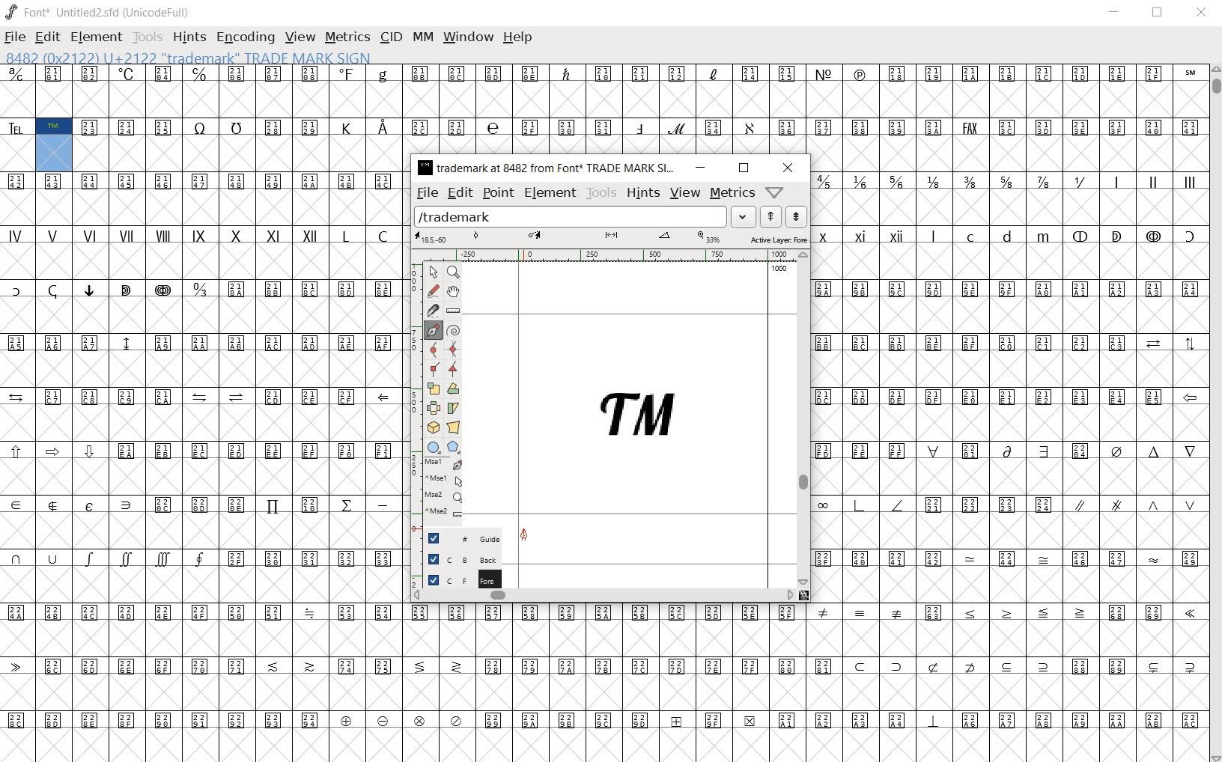  Describe the element at coordinates (719, 313) in the screenshot. I see `overline.png` at that location.